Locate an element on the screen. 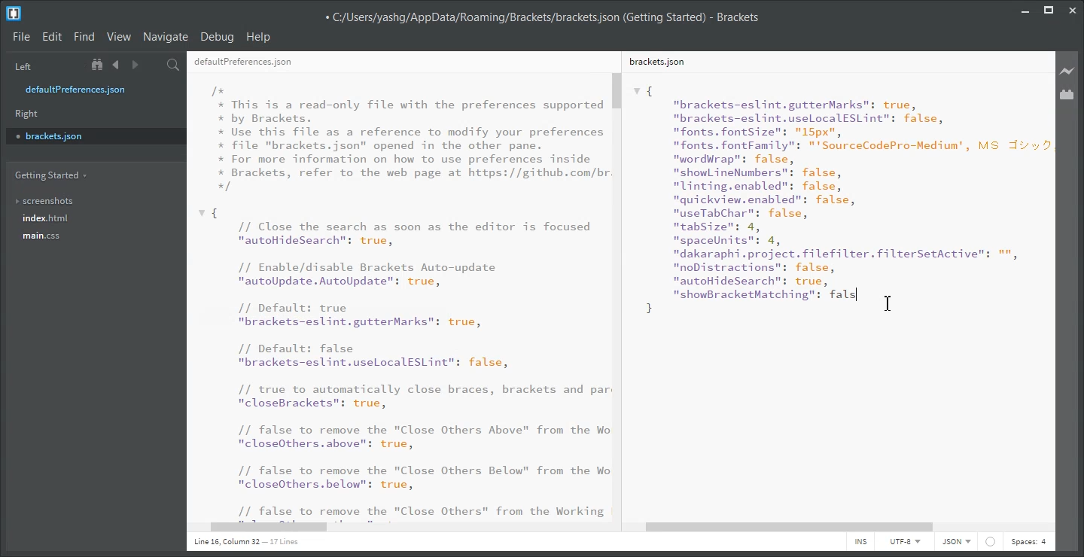 The height and width of the screenshot is (557, 1084). Maximize is located at coordinates (1049, 8).